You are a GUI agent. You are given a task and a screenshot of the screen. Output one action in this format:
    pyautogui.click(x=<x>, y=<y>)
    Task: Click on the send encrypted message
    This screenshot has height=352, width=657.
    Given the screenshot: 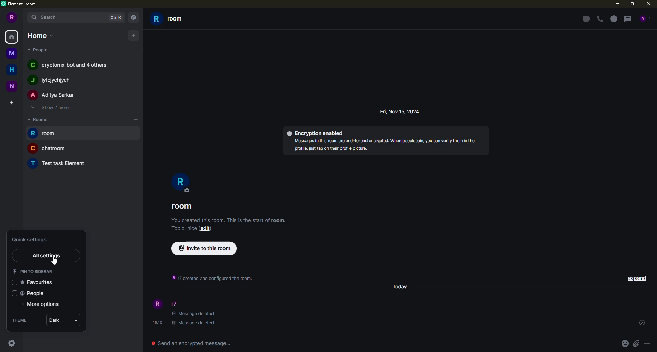 What is the action you would take?
    pyautogui.click(x=190, y=343)
    